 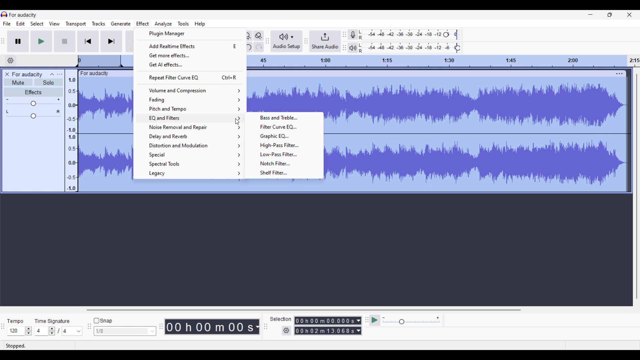 I want to click on Tracks menu, so click(x=98, y=24).